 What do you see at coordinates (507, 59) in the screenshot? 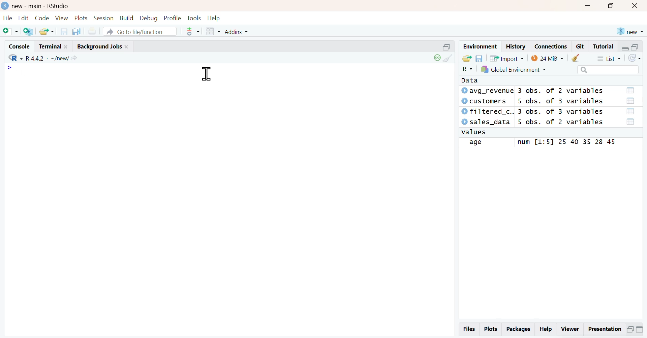
I see `Import Dataset` at bounding box center [507, 59].